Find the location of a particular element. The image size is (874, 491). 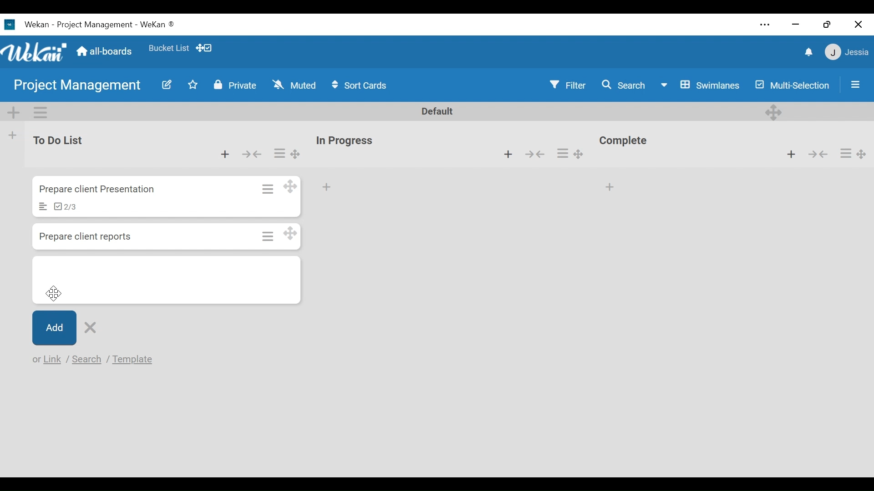

Add card to bottom of the list is located at coordinates (611, 185).